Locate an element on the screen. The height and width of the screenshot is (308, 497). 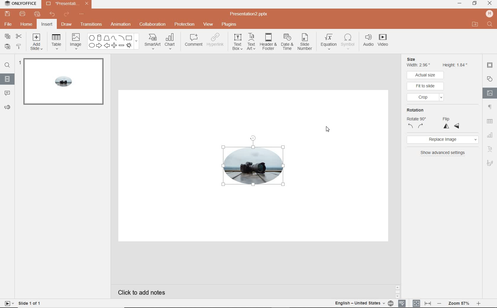
animation is located at coordinates (121, 24).